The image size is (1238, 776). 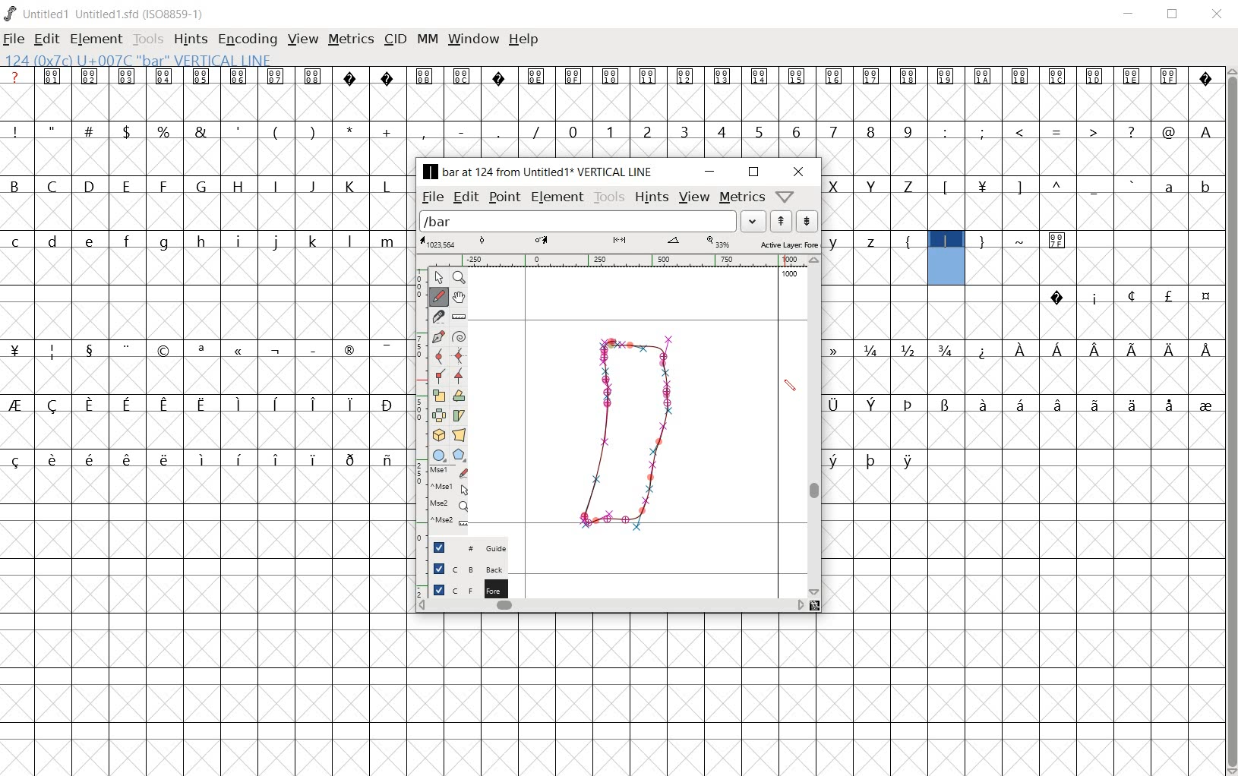 What do you see at coordinates (753, 173) in the screenshot?
I see `restore down` at bounding box center [753, 173].